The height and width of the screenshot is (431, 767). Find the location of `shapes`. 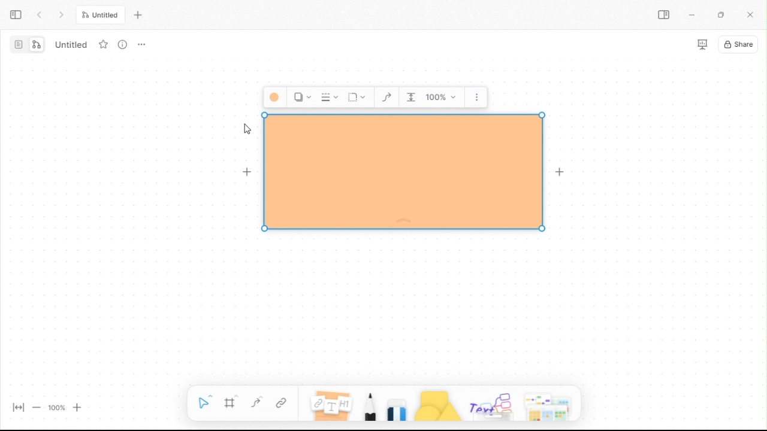

shapes is located at coordinates (437, 405).